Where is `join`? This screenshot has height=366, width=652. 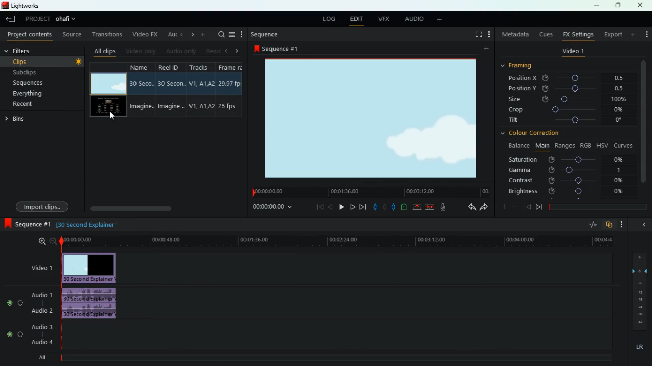 join is located at coordinates (429, 207).